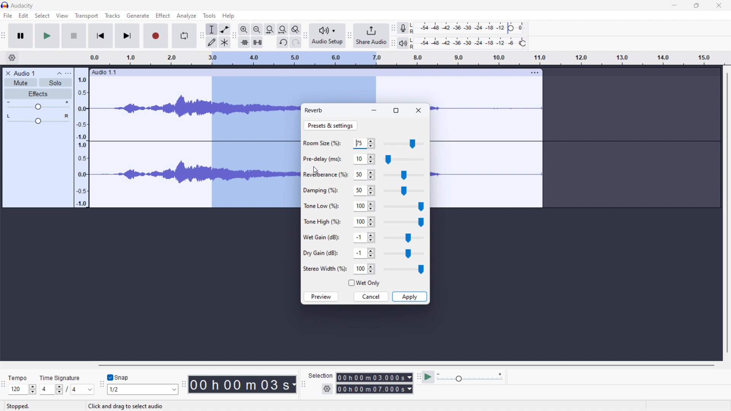 Image resolution: width=731 pixels, height=411 pixels. What do you see at coordinates (243, 384) in the screenshot?
I see `00 h 00 m 03 s` at bounding box center [243, 384].